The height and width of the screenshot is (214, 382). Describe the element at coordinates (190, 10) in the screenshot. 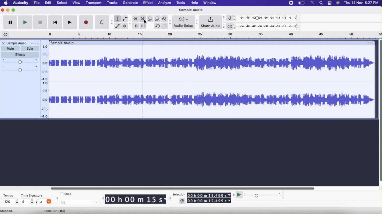

I see `Sample Audio` at that location.